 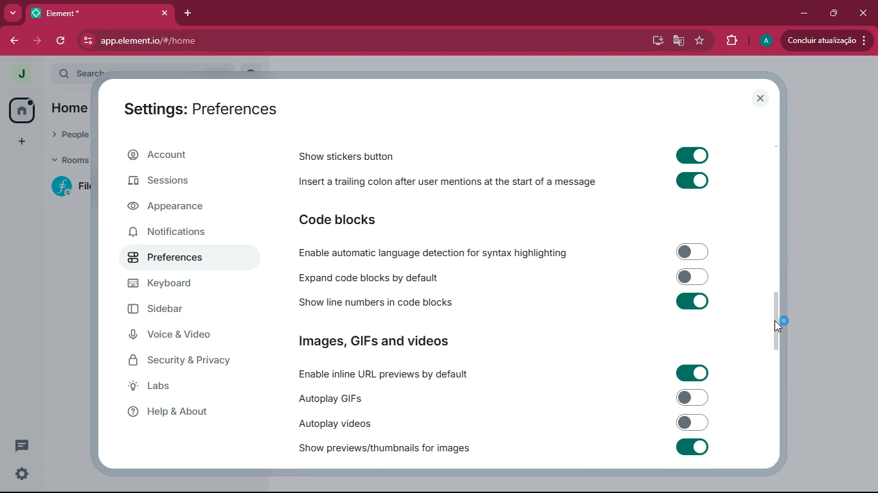 I want to click on Insert a trailing colon after user mentions at the start of a message, so click(x=448, y=183).